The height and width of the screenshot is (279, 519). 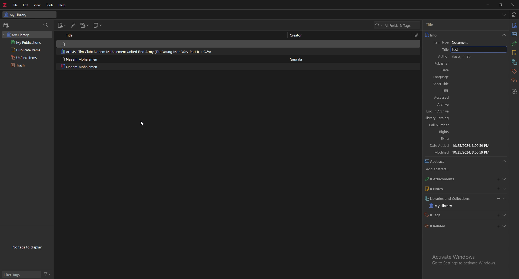 What do you see at coordinates (439, 112) in the screenshot?
I see `publisher` at bounding box center [439, 112].